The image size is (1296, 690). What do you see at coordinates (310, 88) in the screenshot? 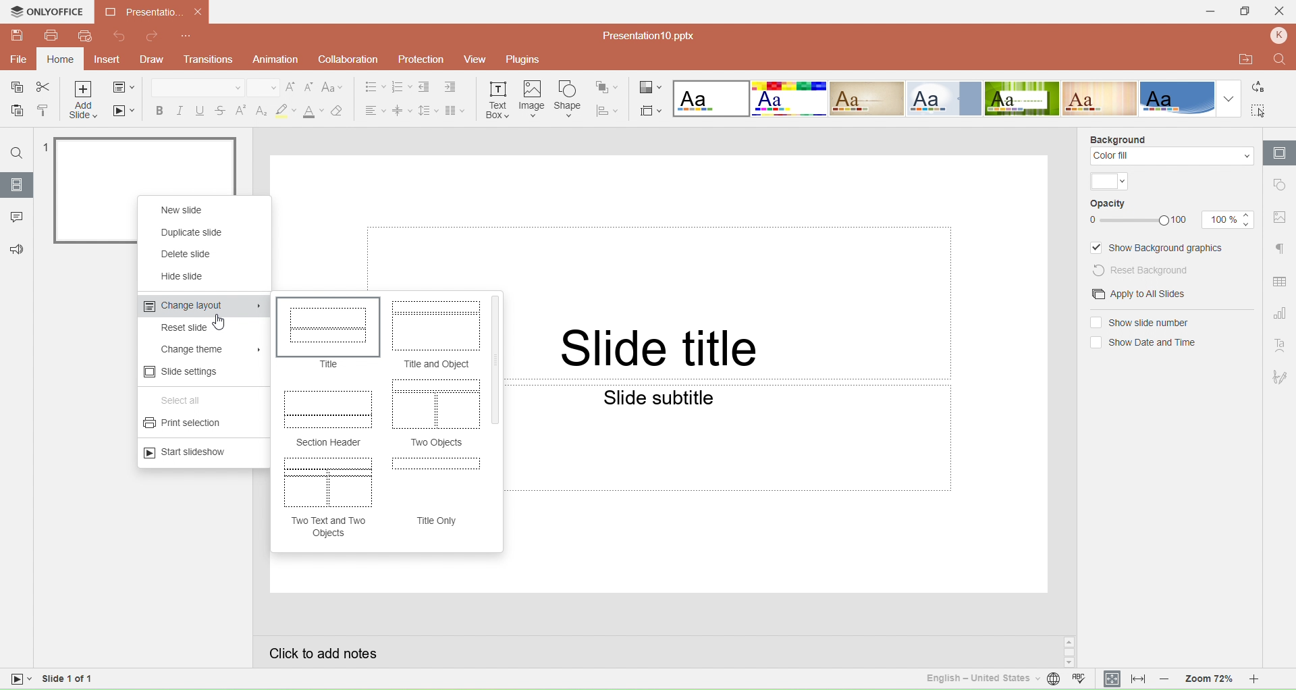
I see `Decrement font size` at bounding box center [310, 88].